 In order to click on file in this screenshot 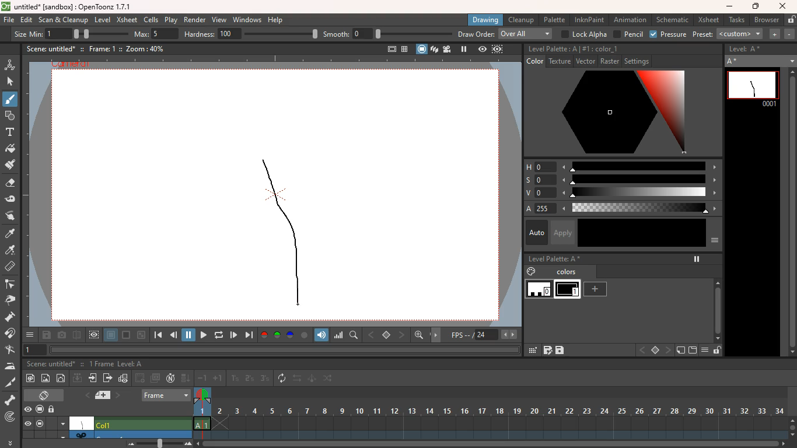, I will do `click(9, 21)`.